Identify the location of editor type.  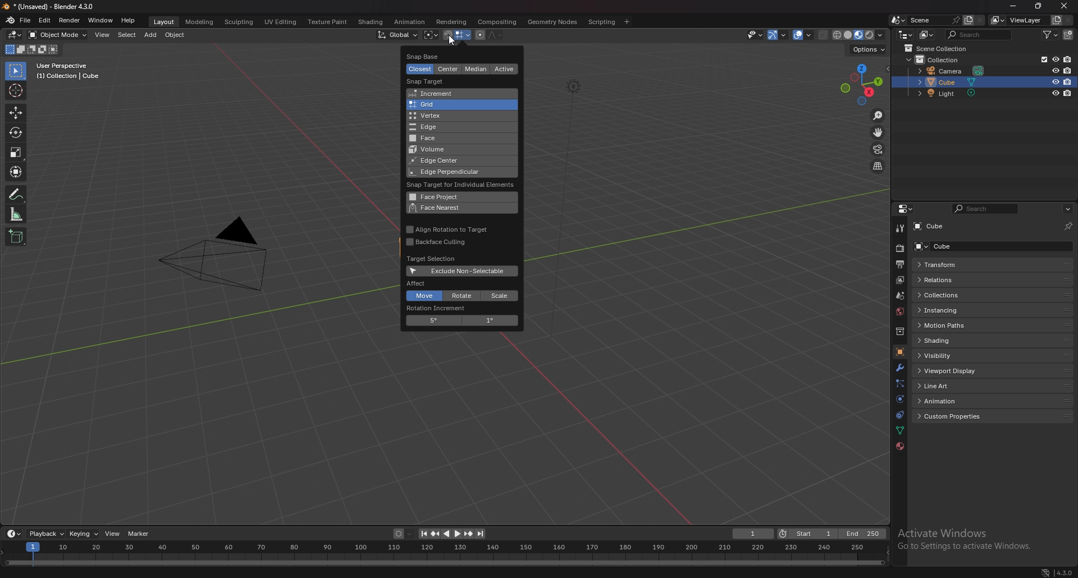
(16, 35).